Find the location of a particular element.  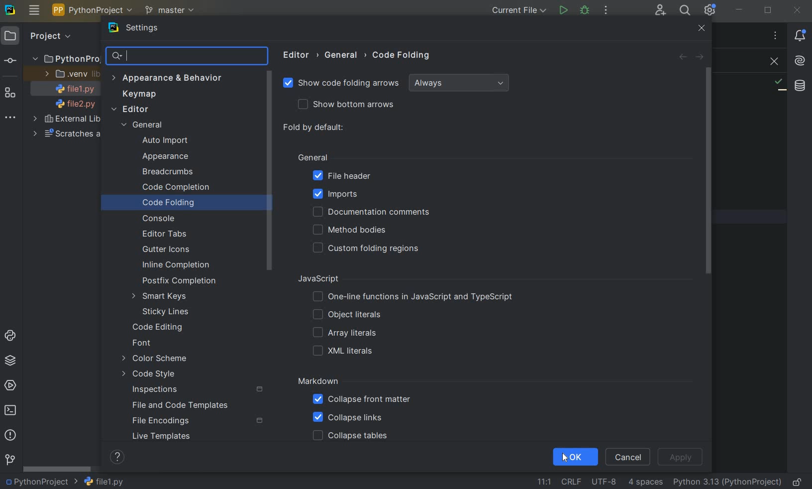

GENERAL is located at coordinates (146, 126).